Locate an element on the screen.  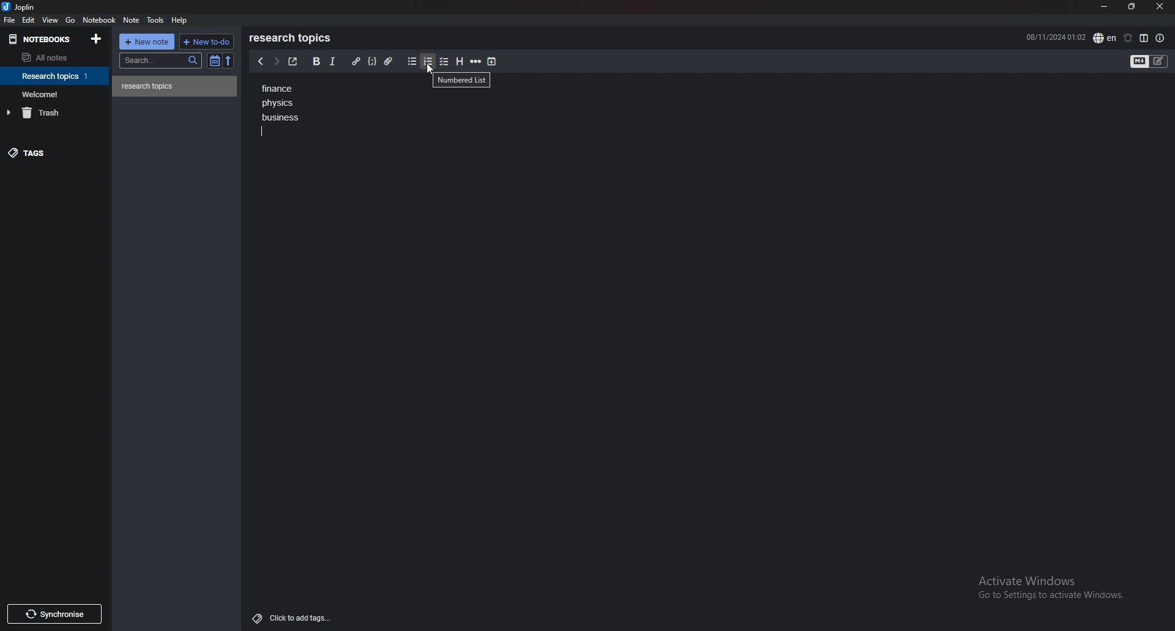
note is located at coordinates (131, 20).